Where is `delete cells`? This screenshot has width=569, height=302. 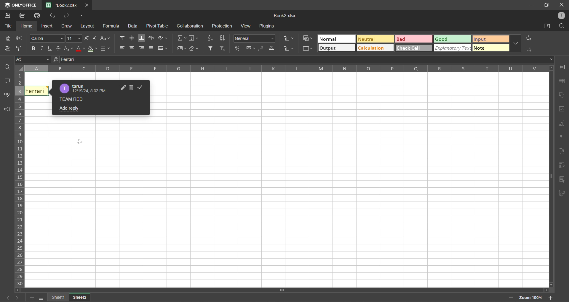 delete cells is located at coordinates (289, 49).